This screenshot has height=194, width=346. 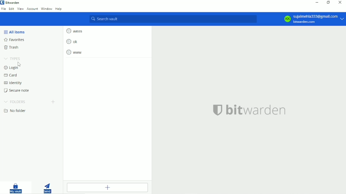 I want to click on Card, so click(x=11, y=75).